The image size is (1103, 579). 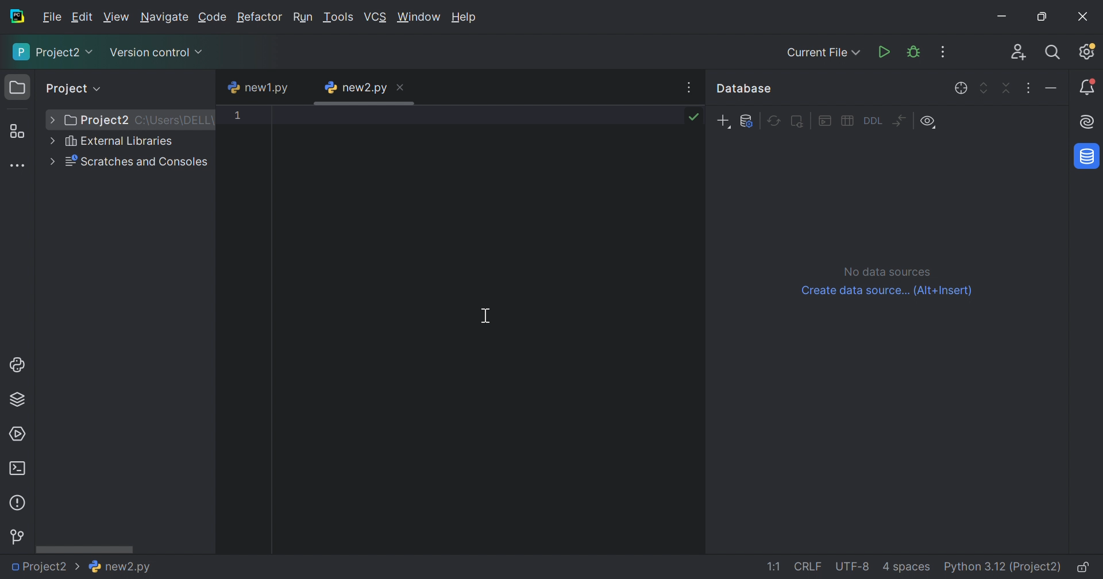 I want to click on Structure, so click(x=16, y=132).